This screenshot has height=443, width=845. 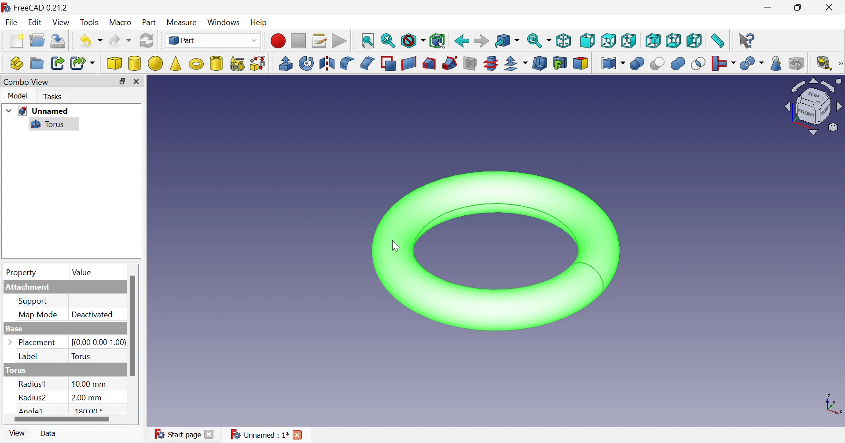 I want to click on Placement, so click(x=37, y=343).